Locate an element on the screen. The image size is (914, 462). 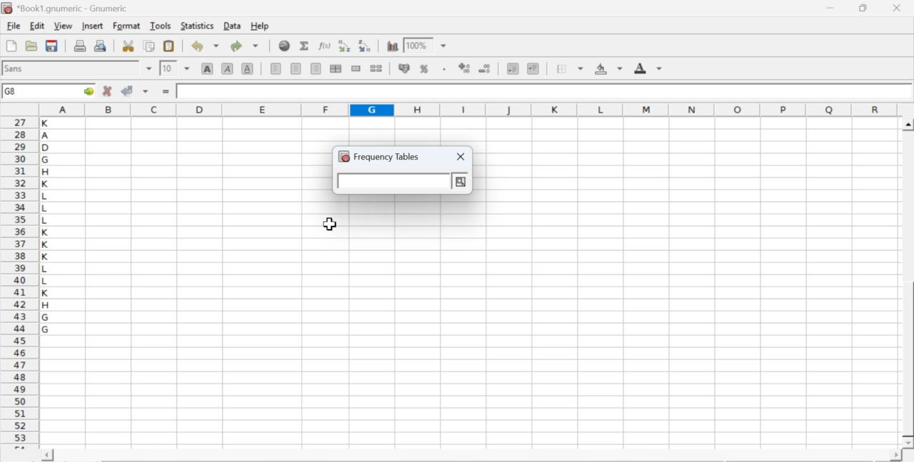
format selection as percentage is located at coordinates (423, 68).